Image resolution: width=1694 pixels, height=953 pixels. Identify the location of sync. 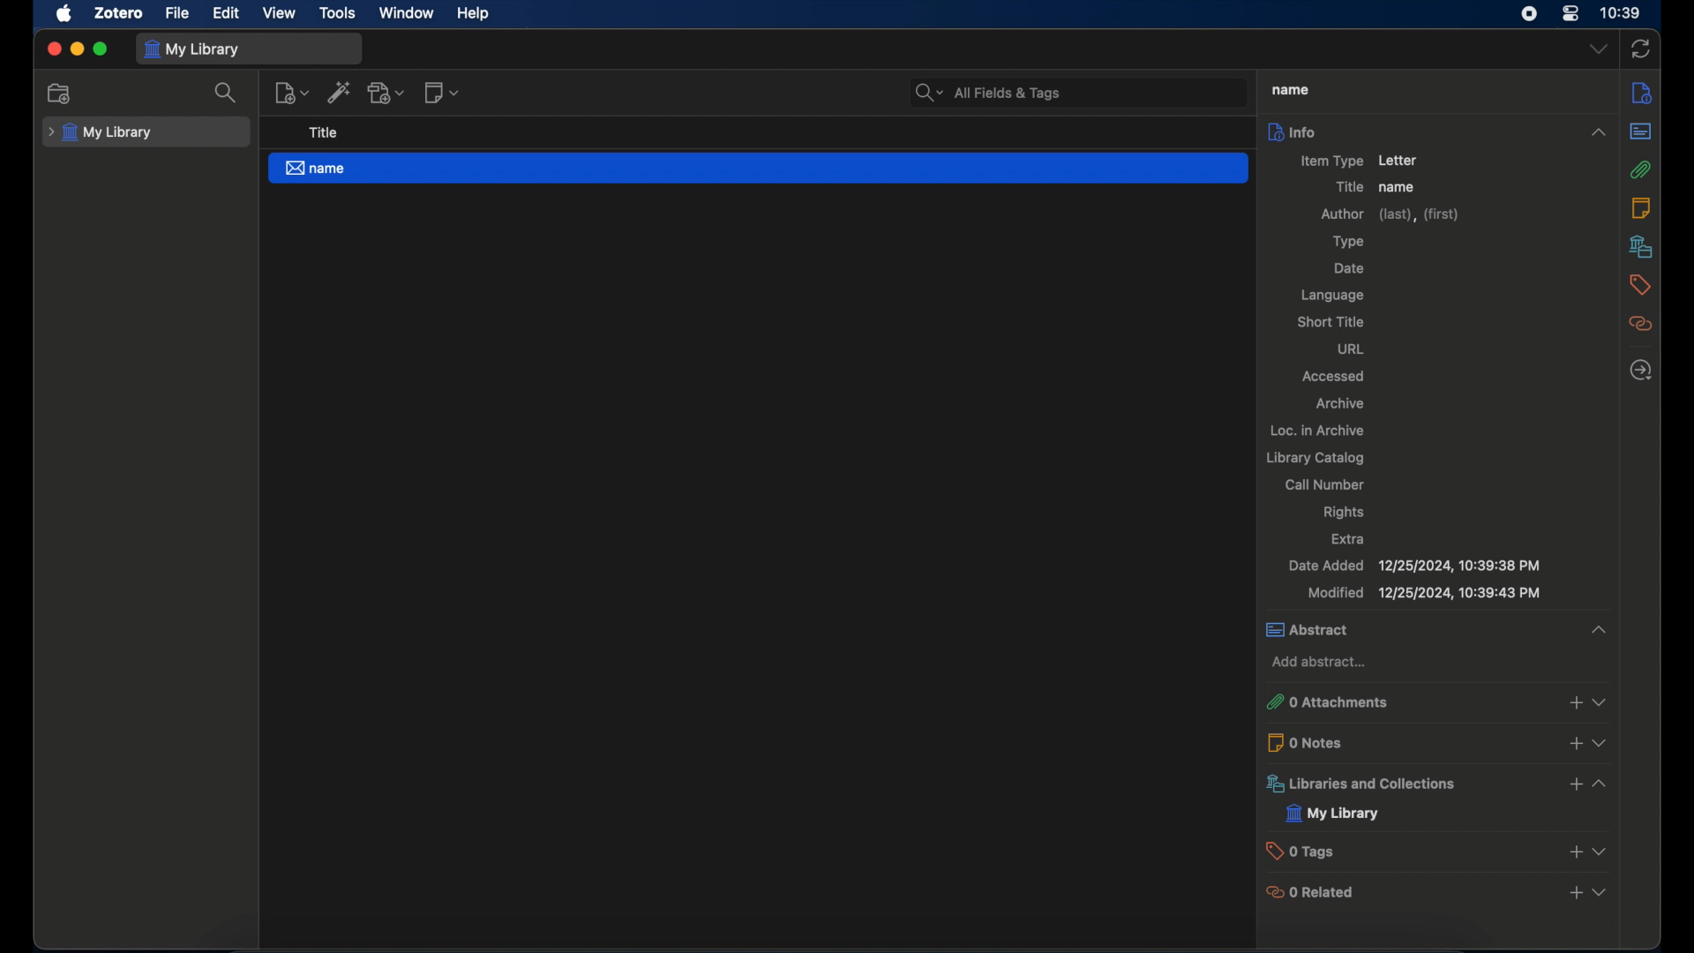
(1642, 49).